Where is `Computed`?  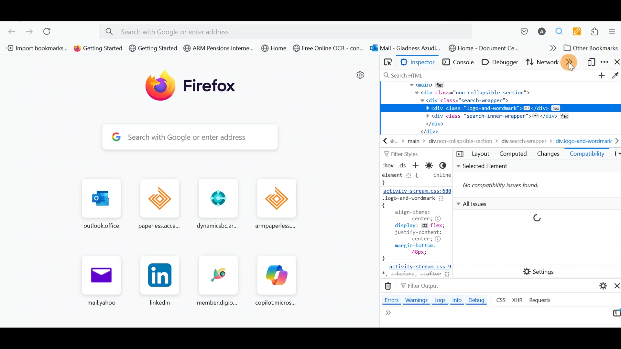 Computed is located at coordinates (513, 155).